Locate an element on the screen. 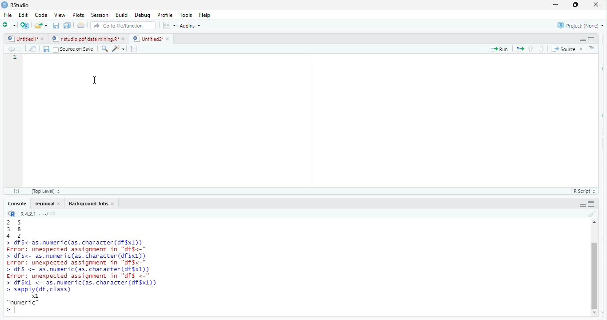  re run the previous code region is located at coordinates (519, 49).